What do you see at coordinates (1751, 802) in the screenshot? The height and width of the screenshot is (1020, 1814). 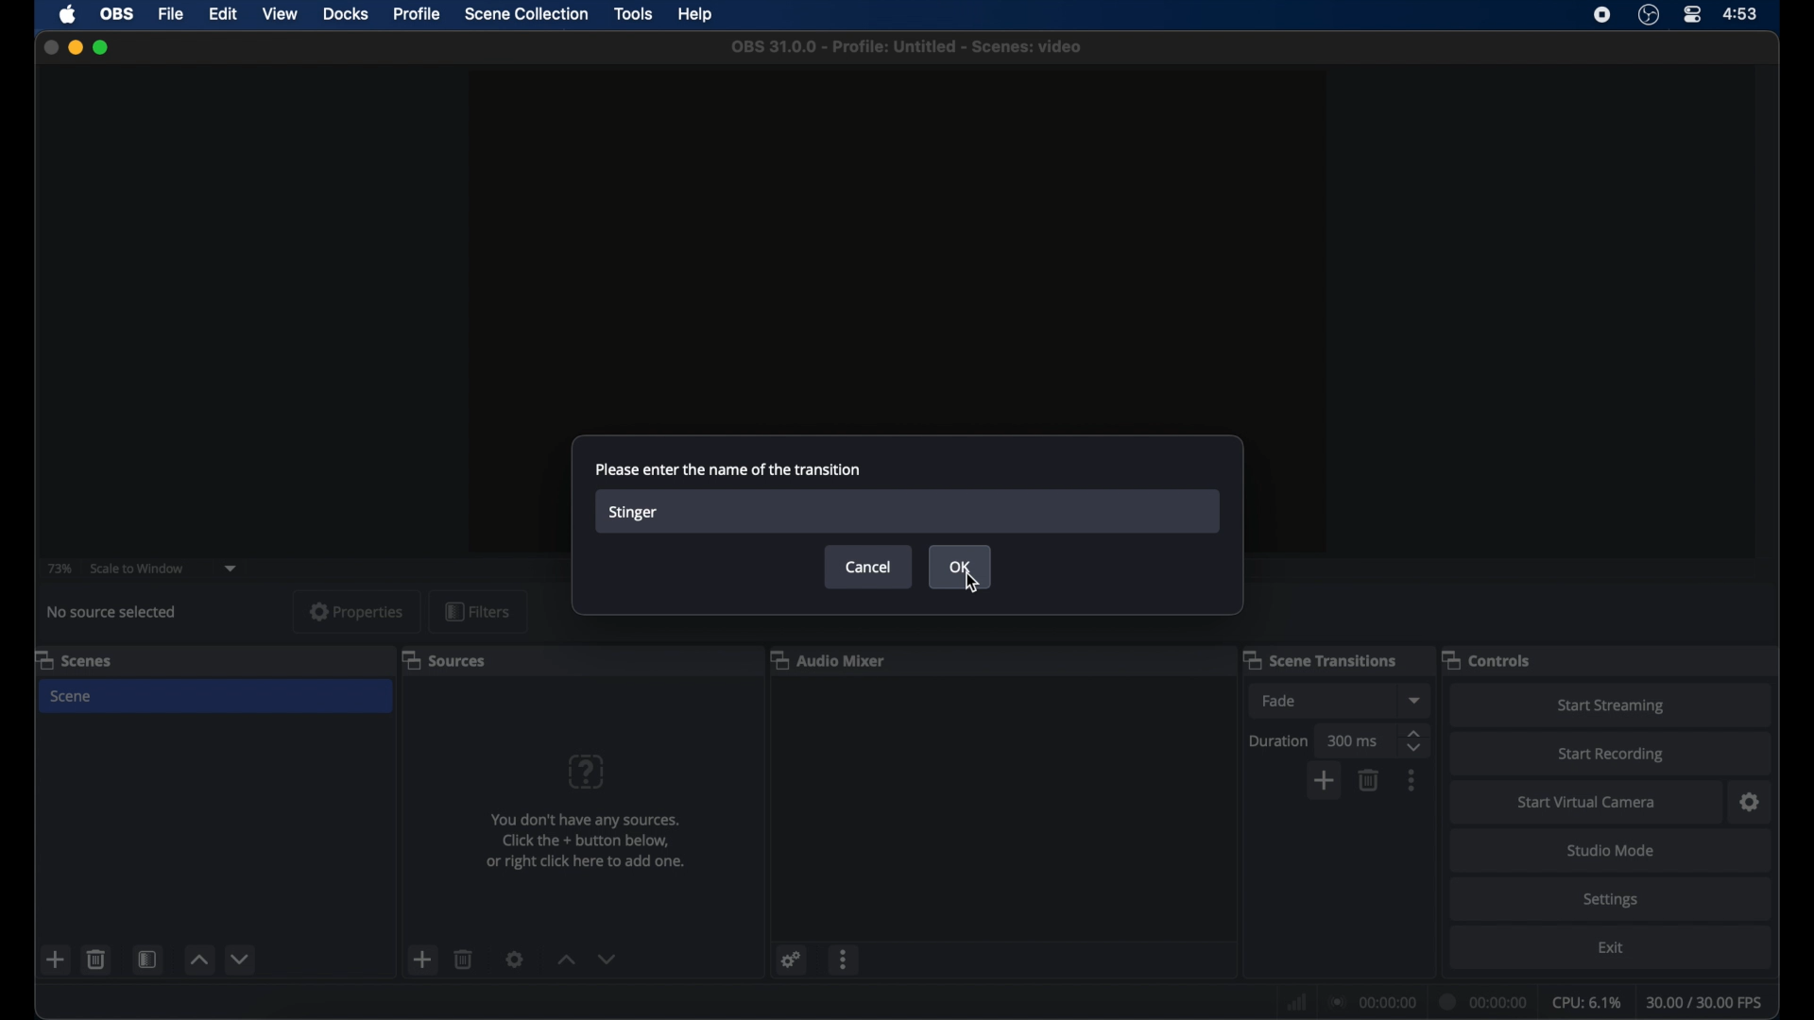 I see `settings` at bounding box center [1751, 802].